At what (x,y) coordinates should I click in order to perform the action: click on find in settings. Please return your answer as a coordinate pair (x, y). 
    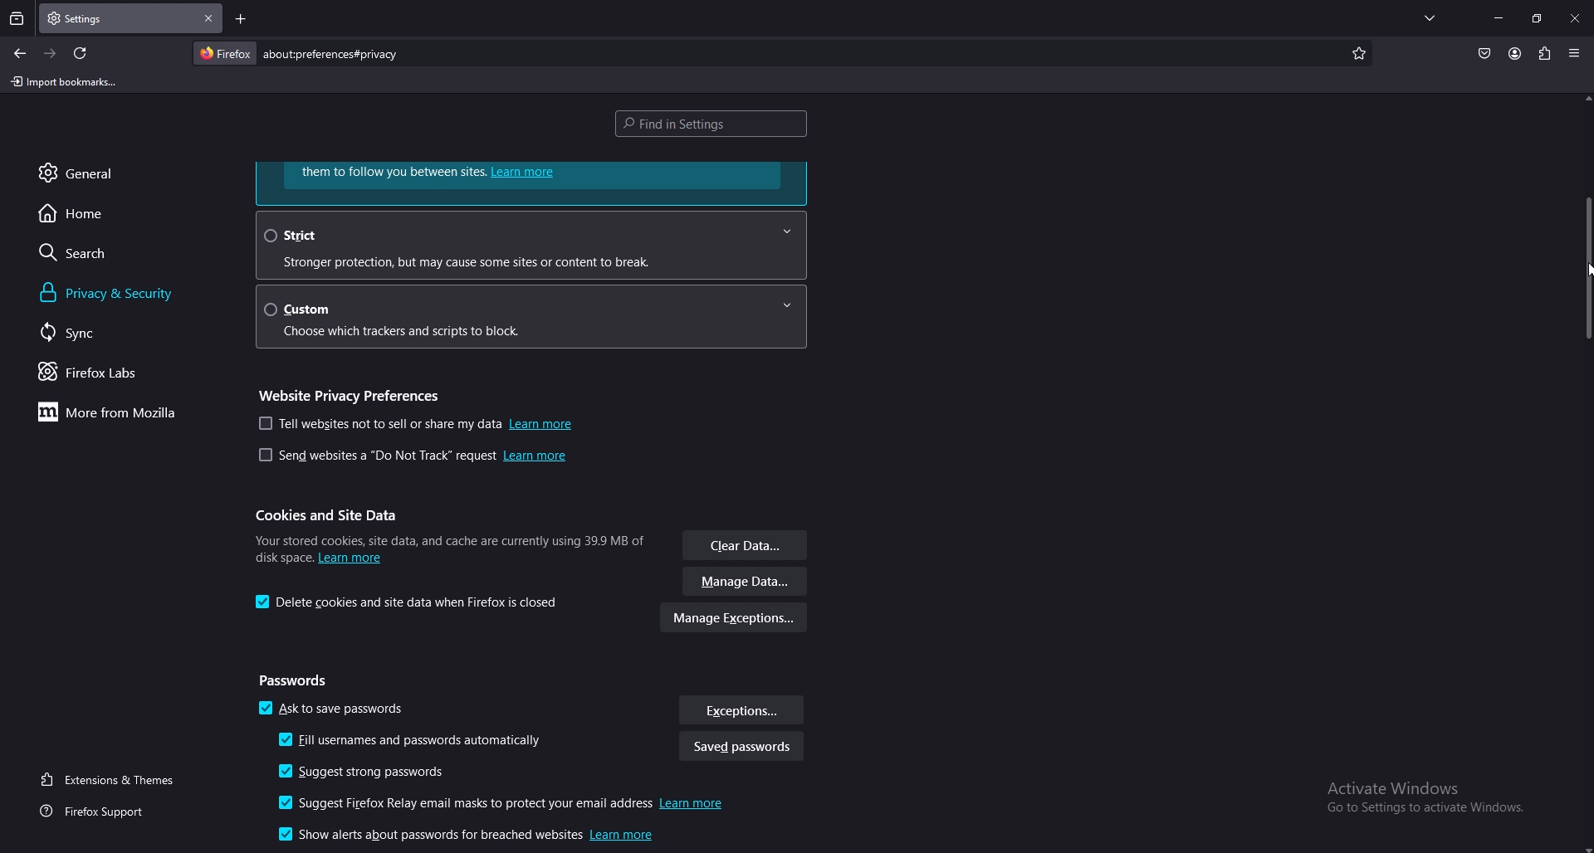
    Looking at the image, I should click on (716, 122).